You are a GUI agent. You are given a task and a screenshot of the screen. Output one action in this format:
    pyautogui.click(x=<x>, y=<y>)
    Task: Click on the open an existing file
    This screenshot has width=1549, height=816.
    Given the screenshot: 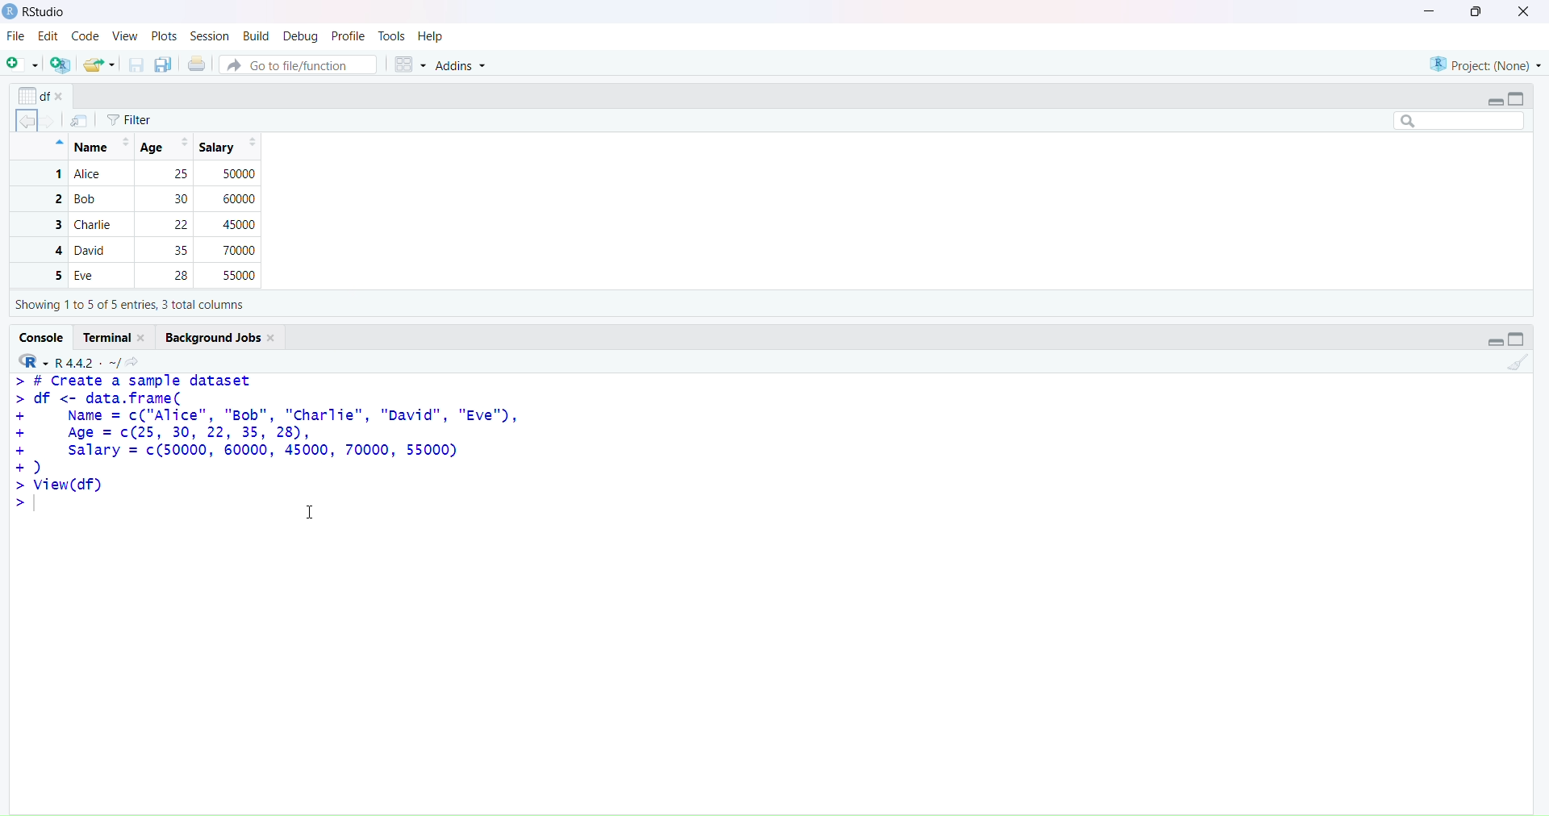 What is the action you would take?
    pyautogui.click(x=101, y=66)
    